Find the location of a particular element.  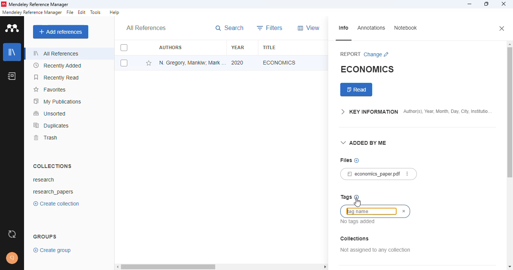

favorites is located at coordinates (49, 90).